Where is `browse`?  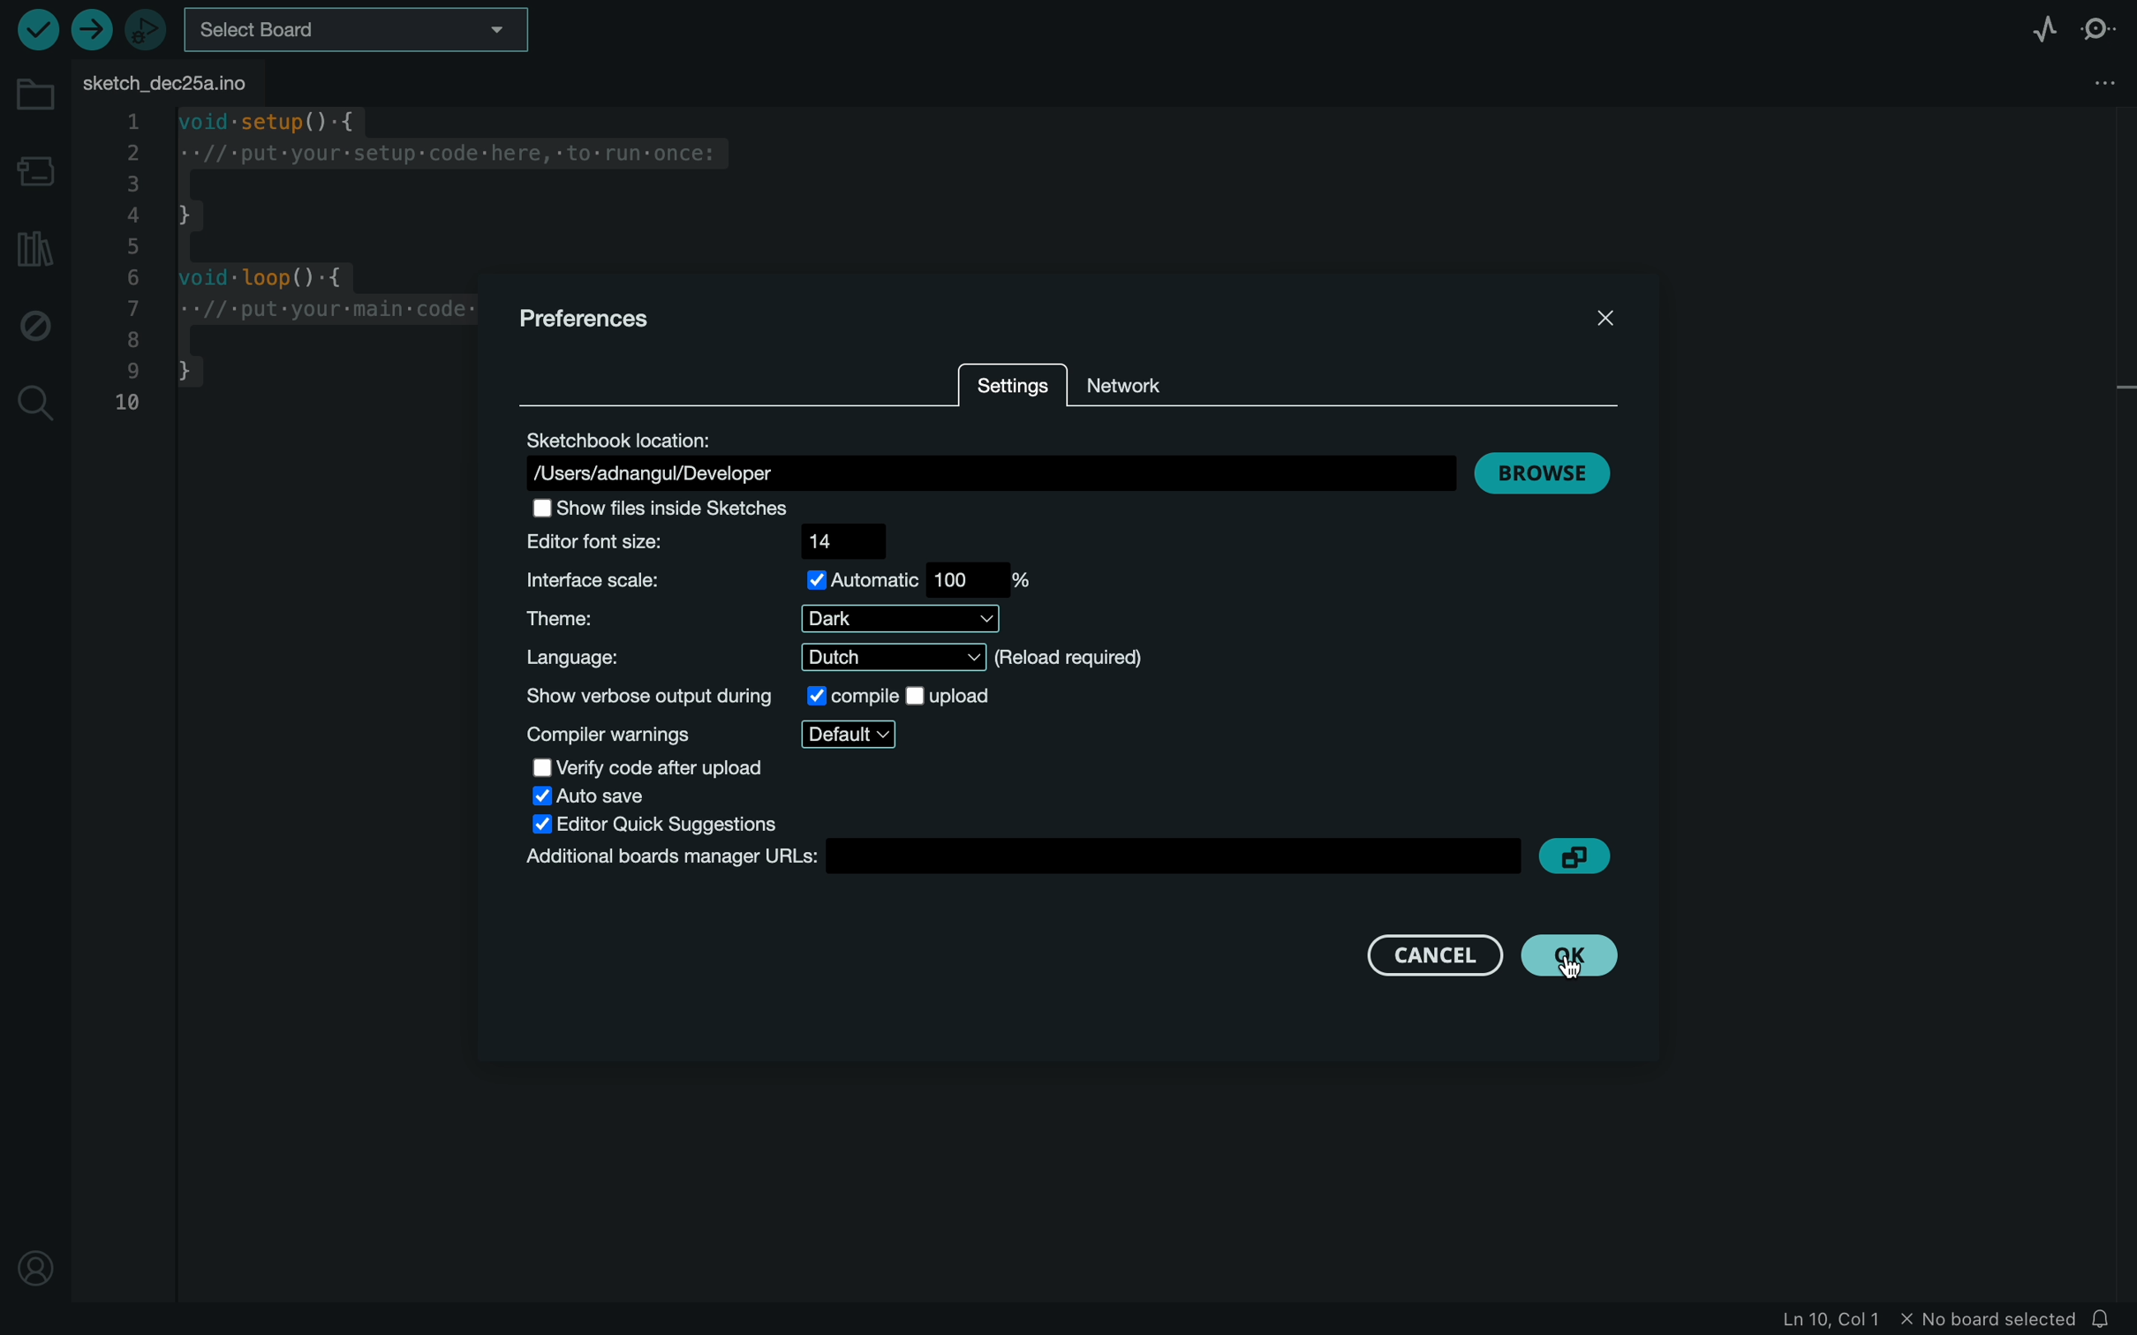
browse is located at coordinates (1543, 470).